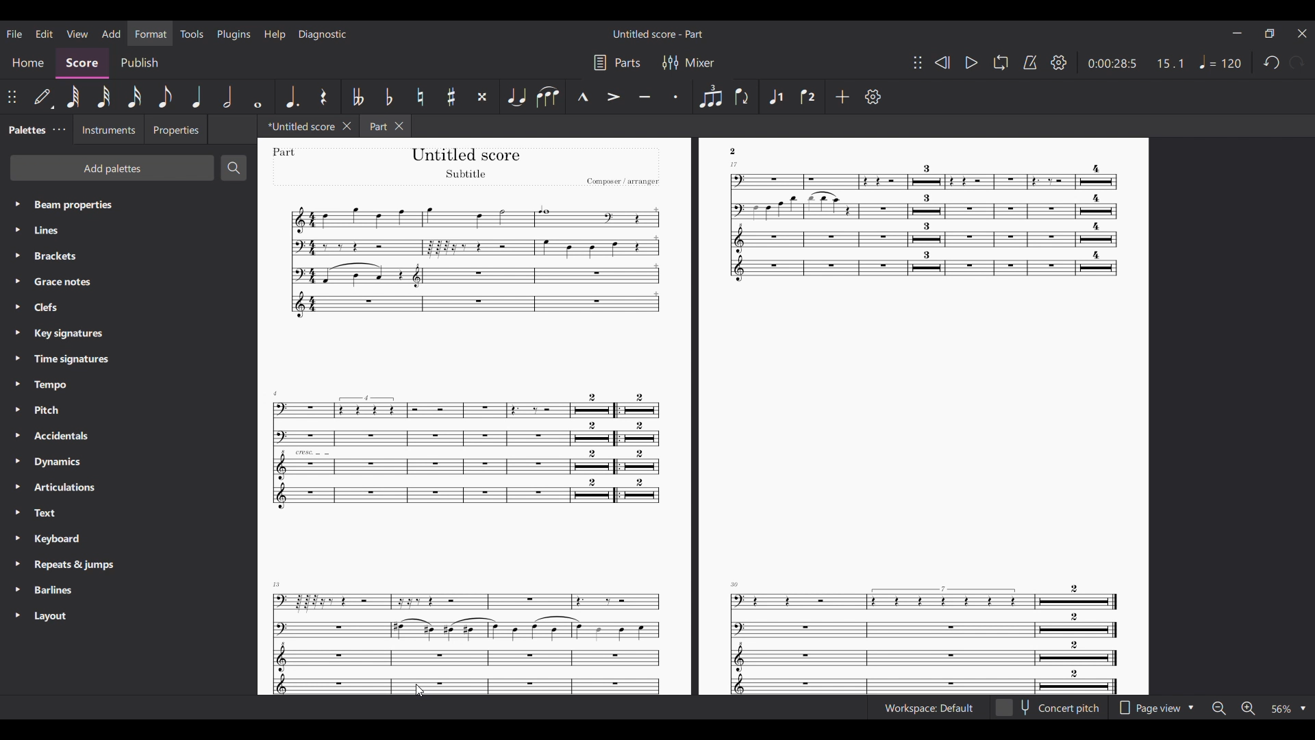  What do you see at coordinates (111, 34) in the screenshot?
I see `Add menu` at bounding box center [111, 34].